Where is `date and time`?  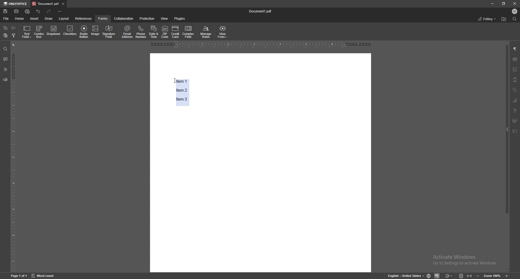 date and time is located at coordinates (154, 32).